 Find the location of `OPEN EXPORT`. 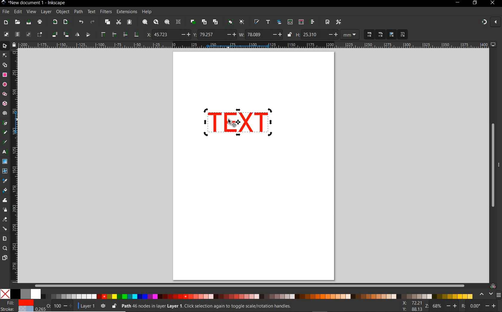

OPEN EXPORT is located at coordinates (66, 22).